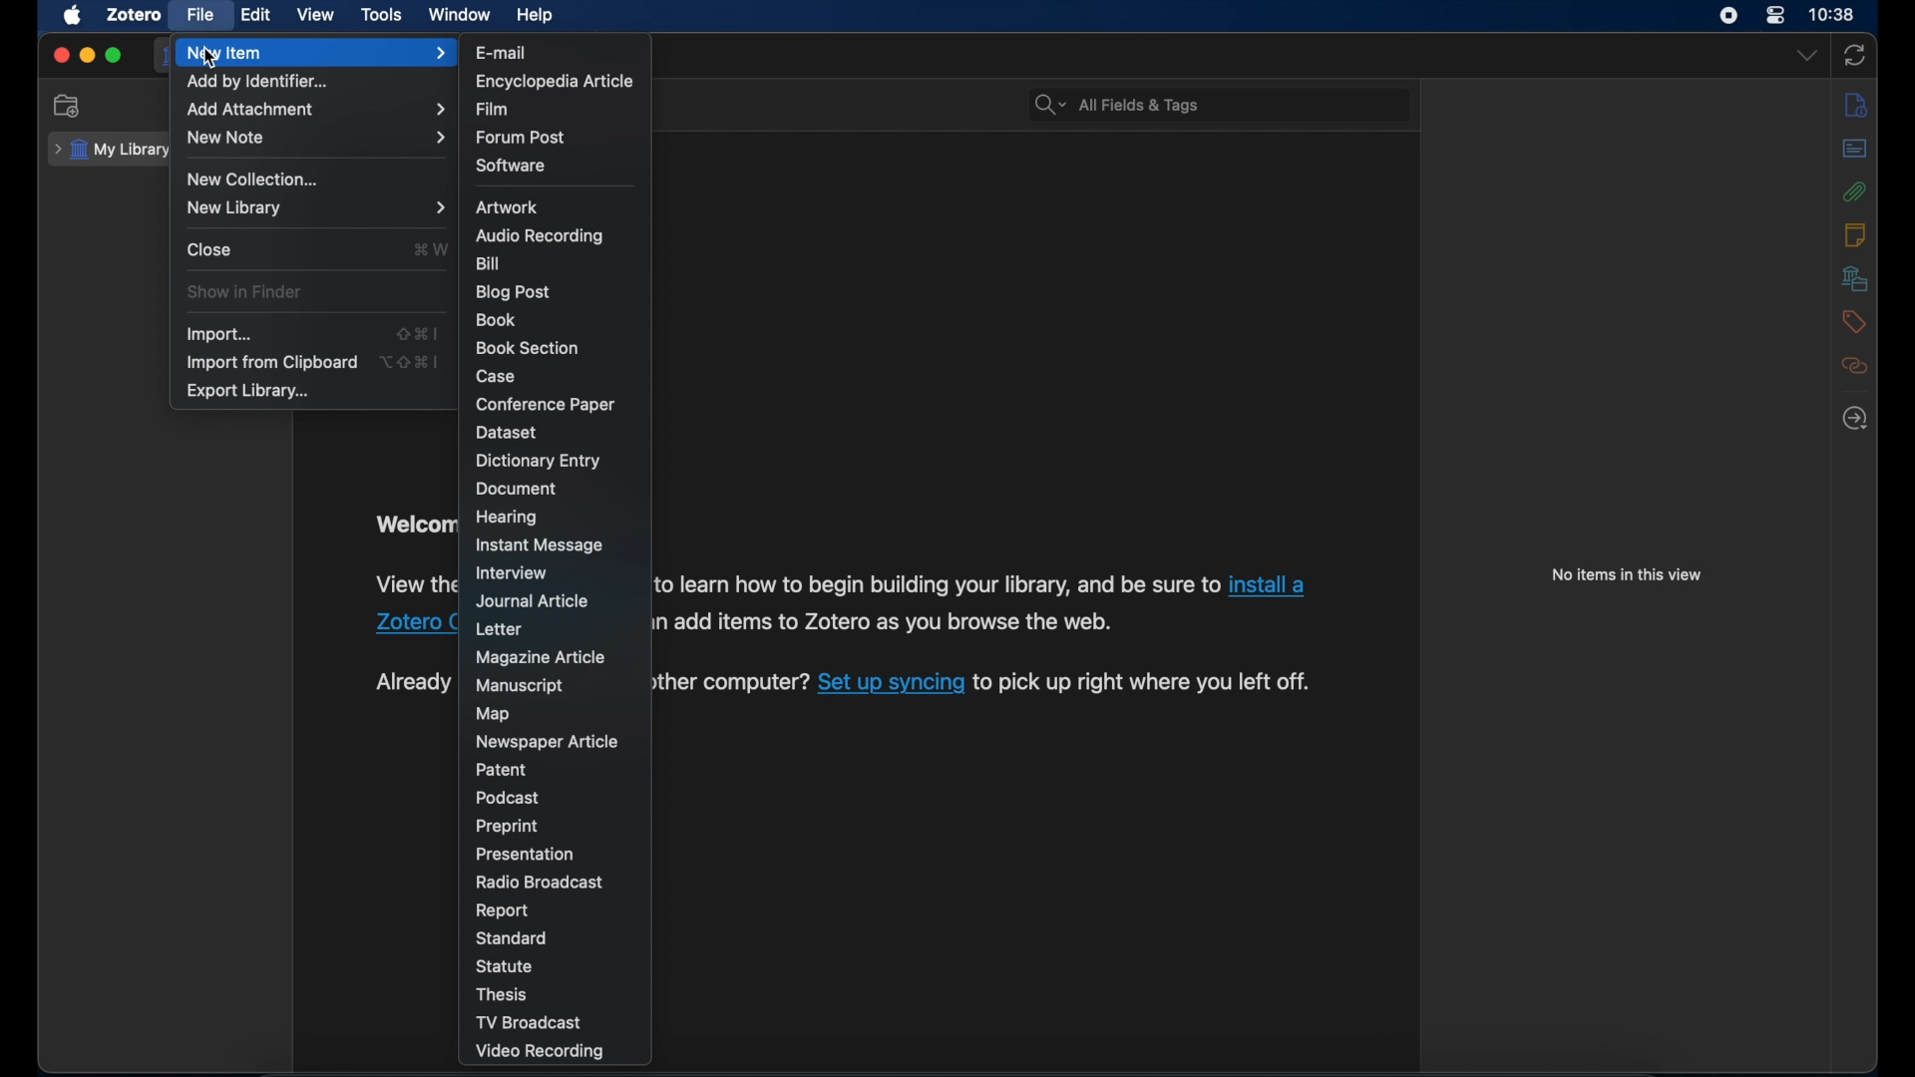 The width and height of the screenshot is (1915, 1077). I want to click on tags, so click(1854, 321).